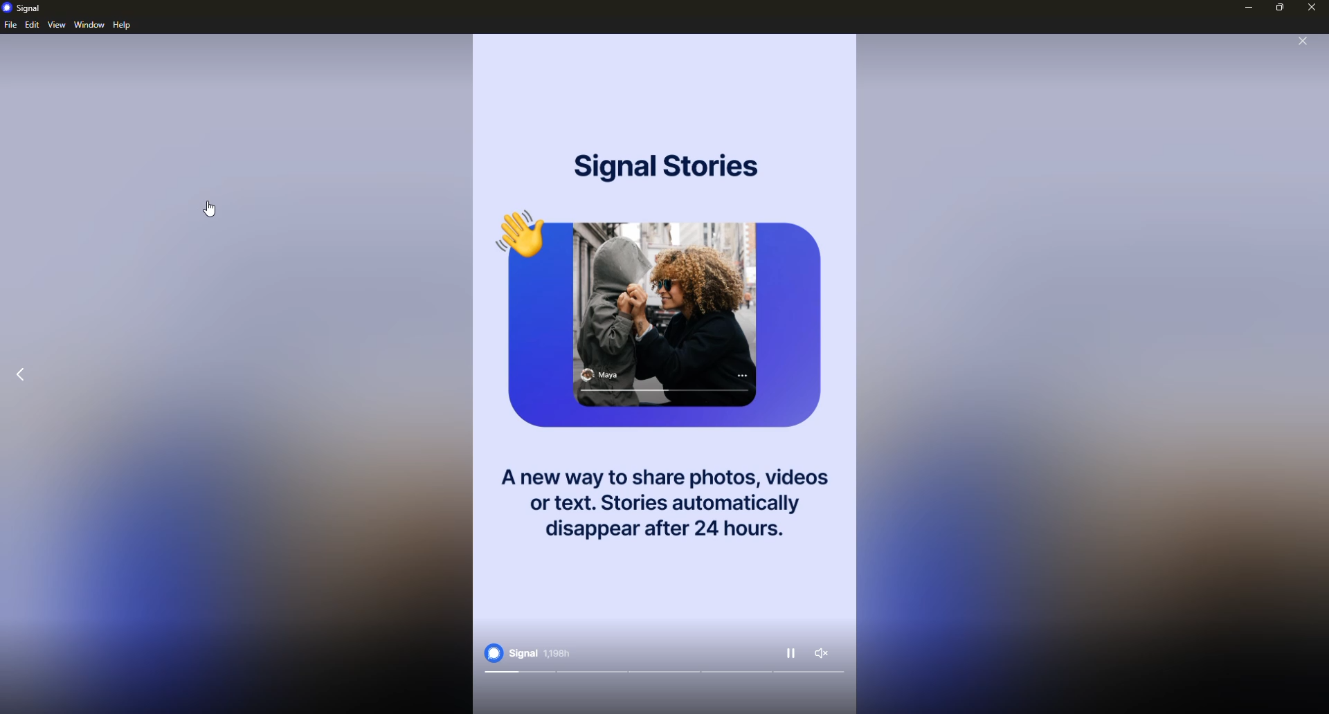 This screenshot has height=714, width=1329. Describe the element at coordinates (510, 652) in the screenshot. I see `Signal` at that location.